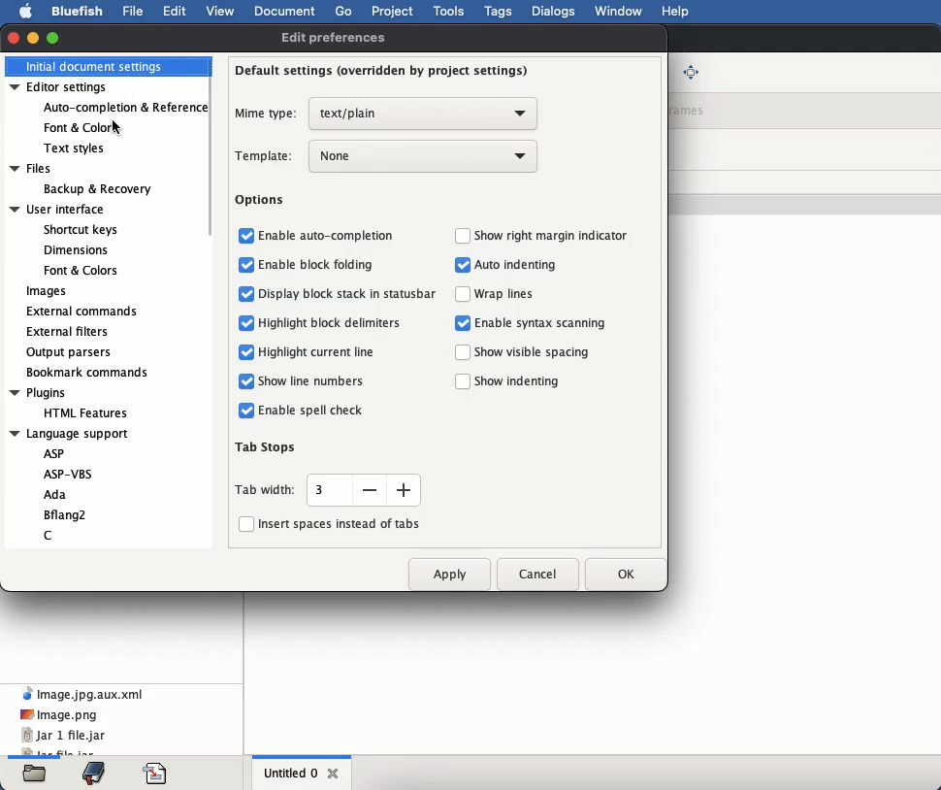  I want to click on document, so click(286, 14).